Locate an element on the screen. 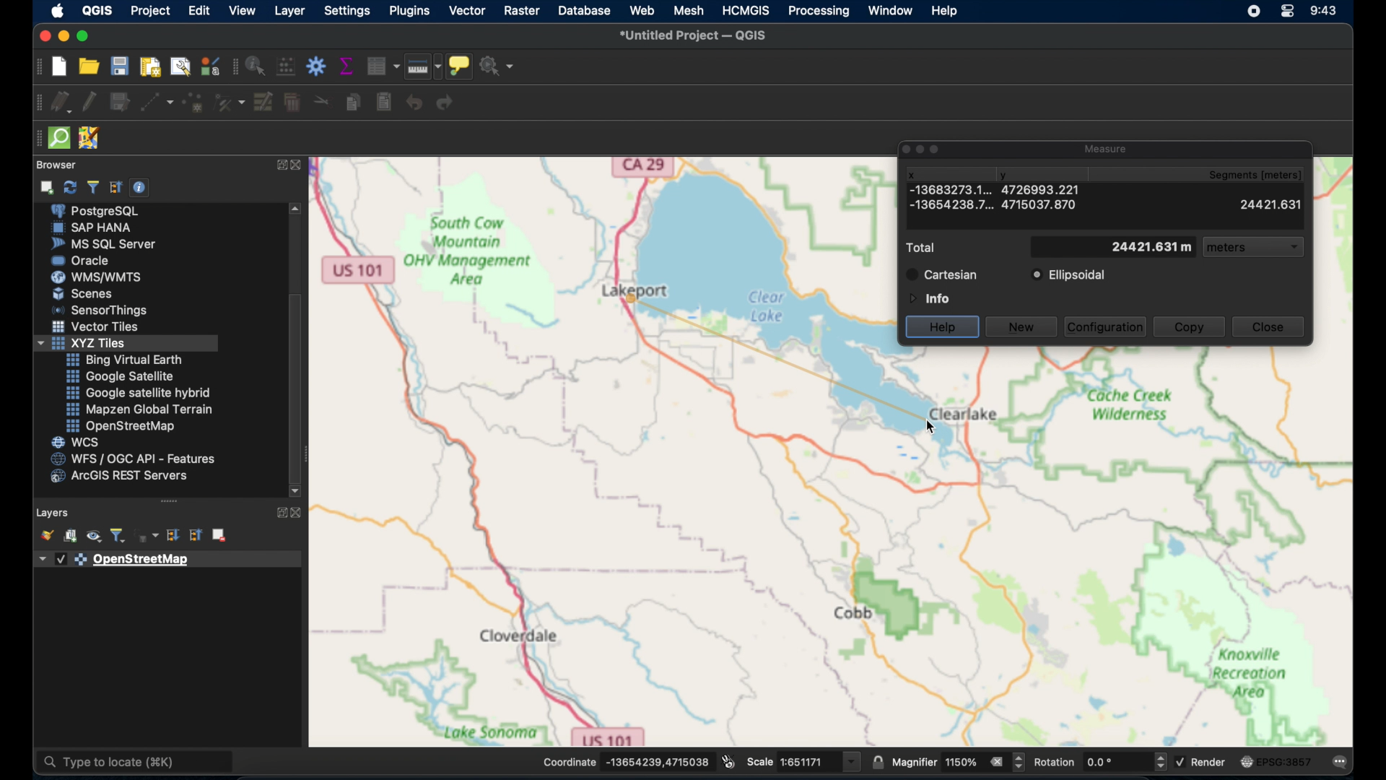 The width and height of the screenshot is (1386, 780). manage map. themes is located at coordinates (92, 537).